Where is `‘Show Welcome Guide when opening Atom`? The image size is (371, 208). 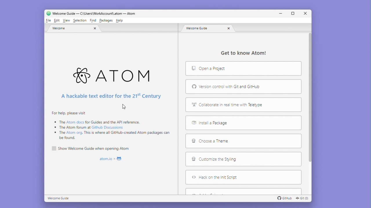 ‘Show Welcome Guide when opening Atom is located at coordinates (95, 148).